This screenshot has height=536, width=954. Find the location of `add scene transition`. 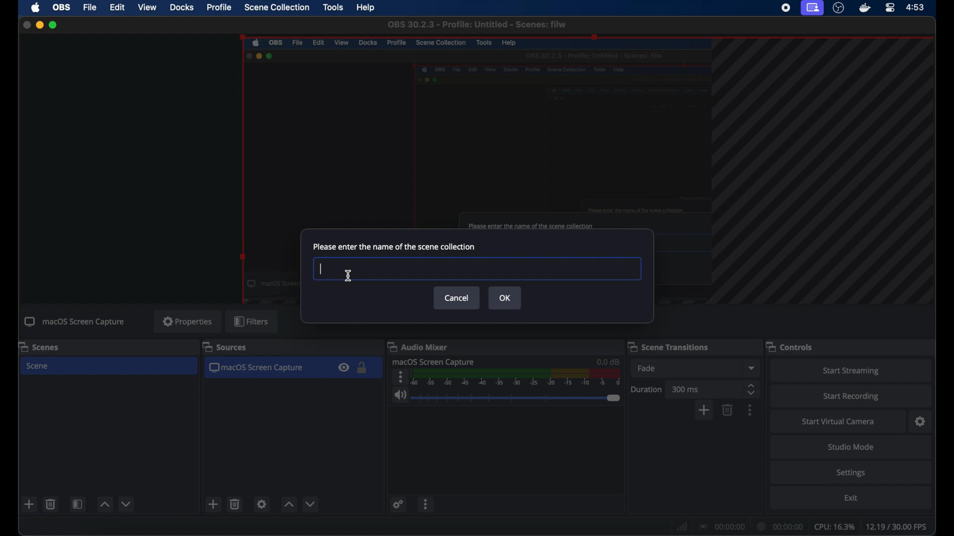

add scene transition is located at coordinates (705, 411).